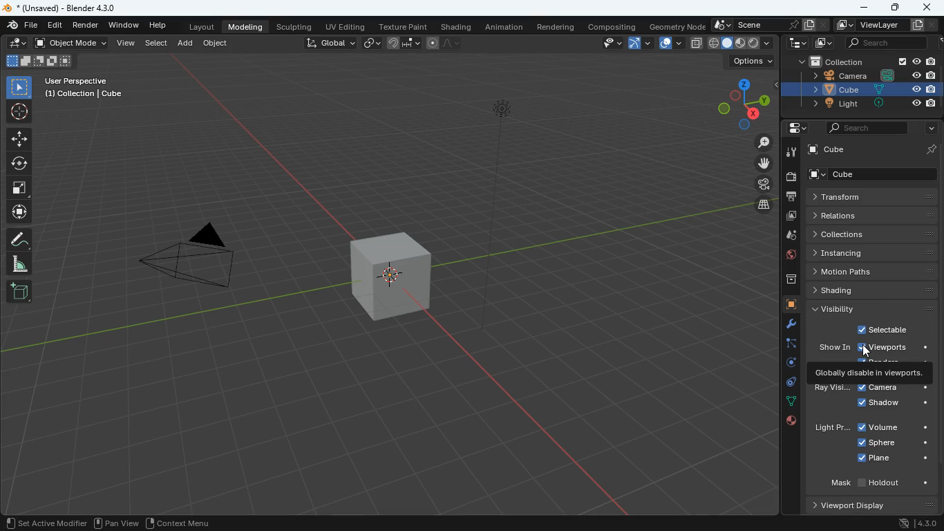 Image resolution: width=944 pixels, height=531 pixels. I want to click on line, so click(444, 42).